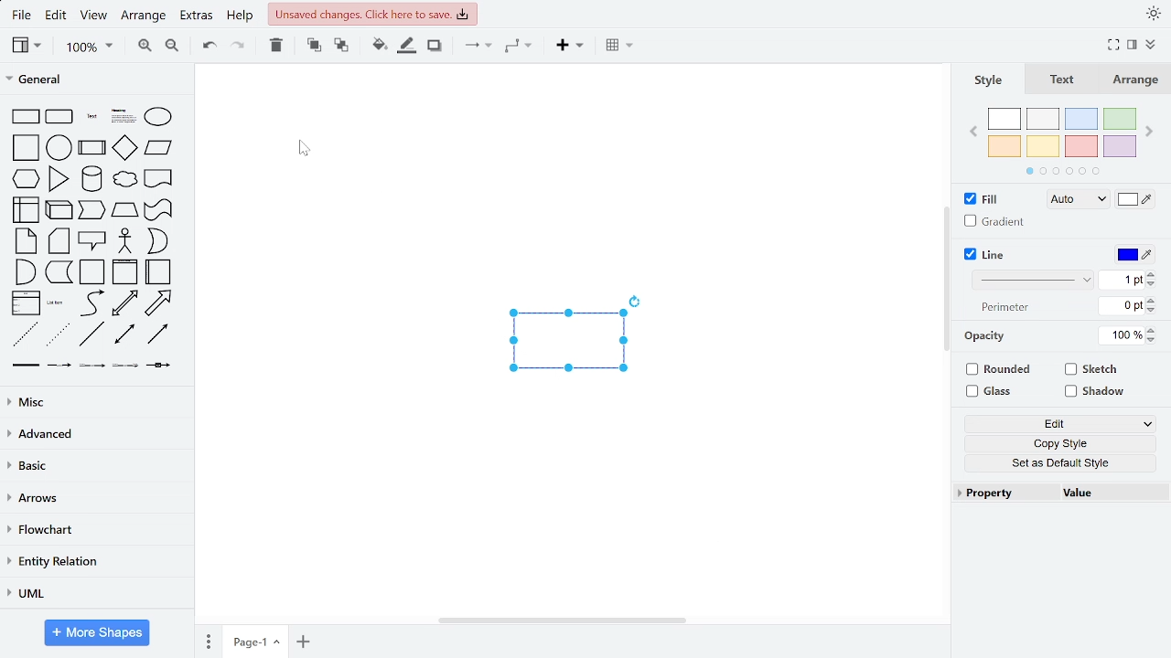 The image size is (1171, 658). What do you see at coordinates (27, 47) in the screenshot?
I see `view` at bounding box center [27, 47].